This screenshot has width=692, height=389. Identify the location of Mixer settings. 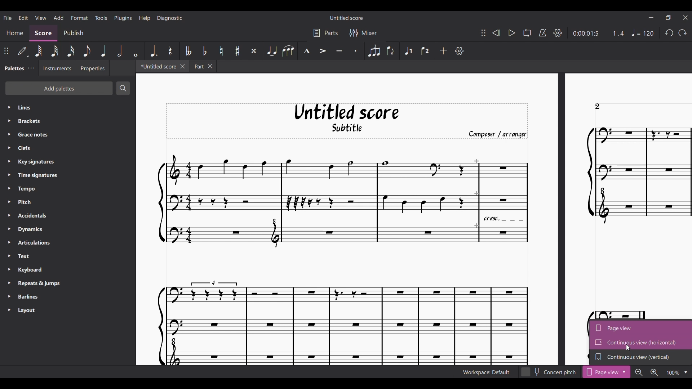
(363, 33).